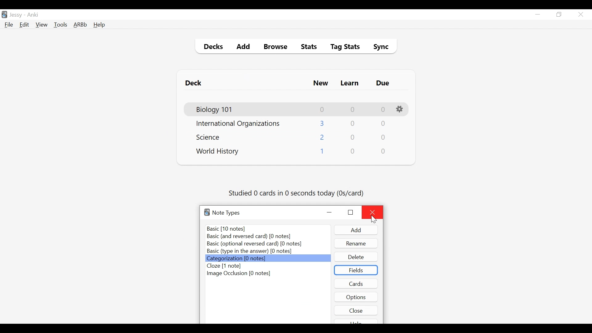  I want to click on New Card Count, so click(323, 123).